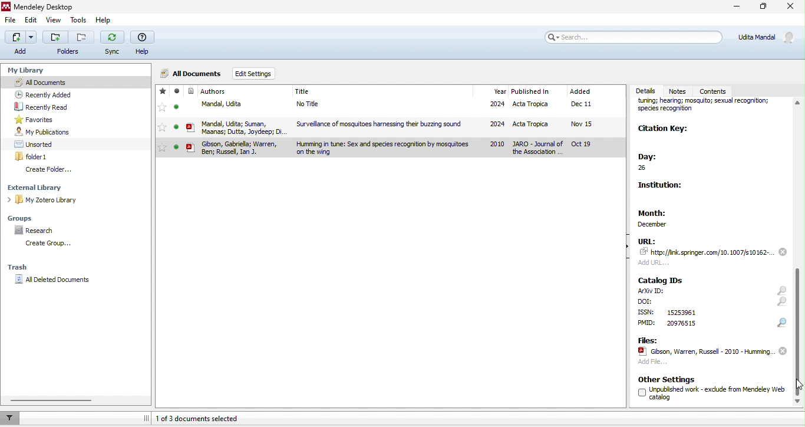 The height and width of the screenshot is (427, 805). Describe the element at coordinates (705, 352) in the screenshot. I see `file` at that location.